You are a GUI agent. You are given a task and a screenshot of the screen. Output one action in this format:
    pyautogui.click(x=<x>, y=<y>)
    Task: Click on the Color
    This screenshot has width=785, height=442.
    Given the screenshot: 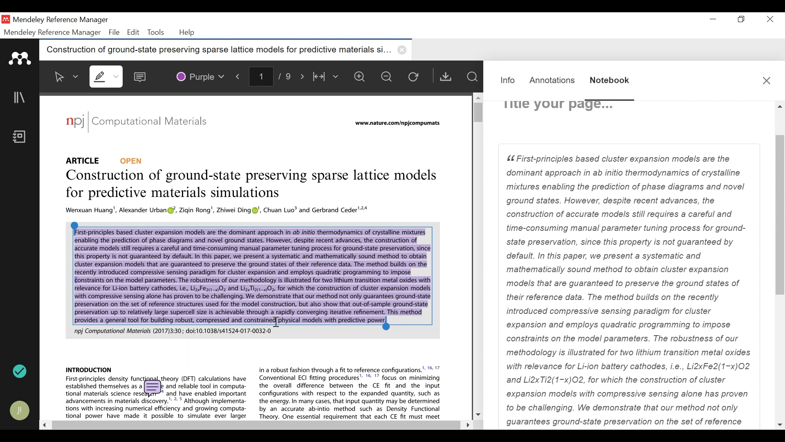 What is the action you would take?
    pyautogui.click(x=200, y=75)
    